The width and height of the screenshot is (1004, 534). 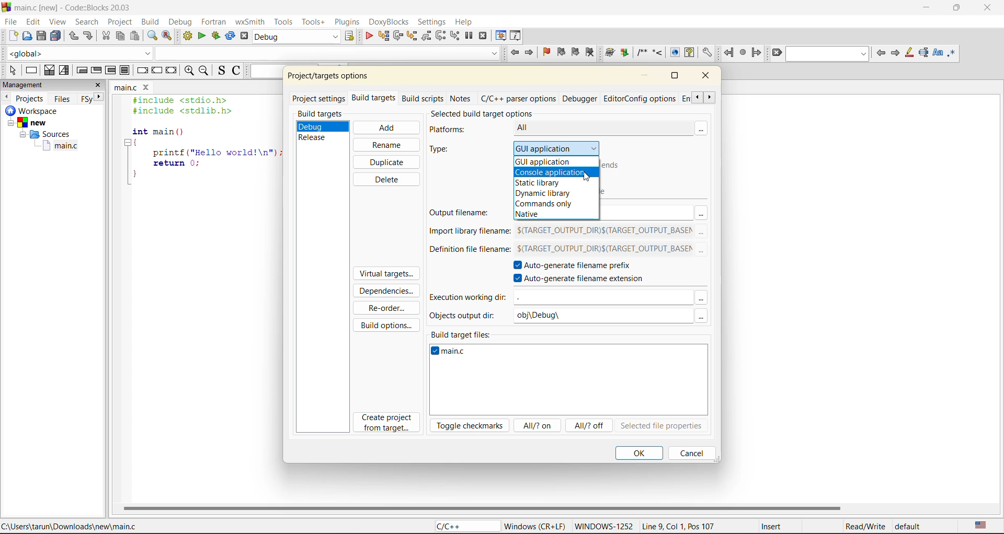 I want to click on next instruction, so click(x=439, y=35).